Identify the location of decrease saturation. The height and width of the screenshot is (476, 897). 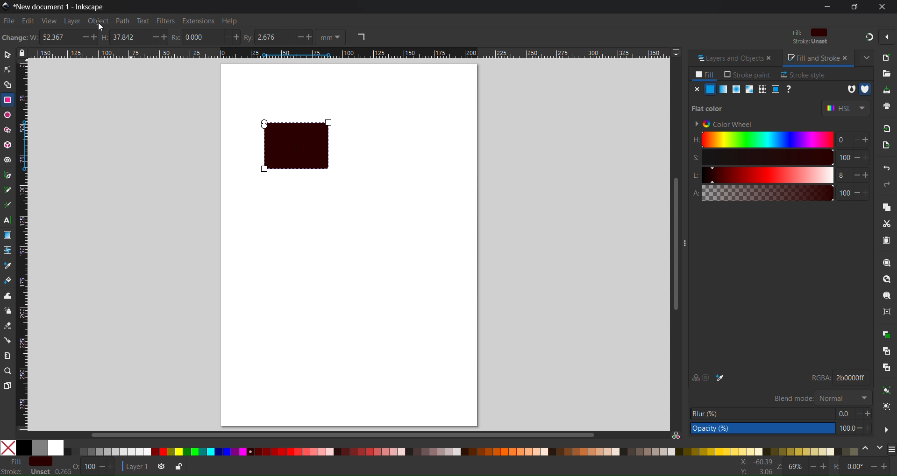
(856, 157).